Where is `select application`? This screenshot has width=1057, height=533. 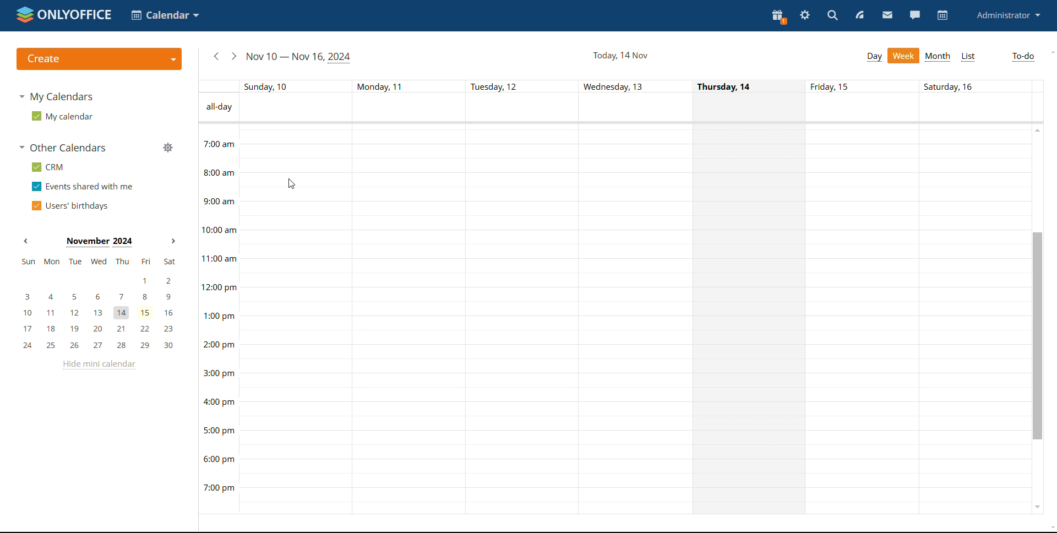 select application is located at coordinates (165, 15).